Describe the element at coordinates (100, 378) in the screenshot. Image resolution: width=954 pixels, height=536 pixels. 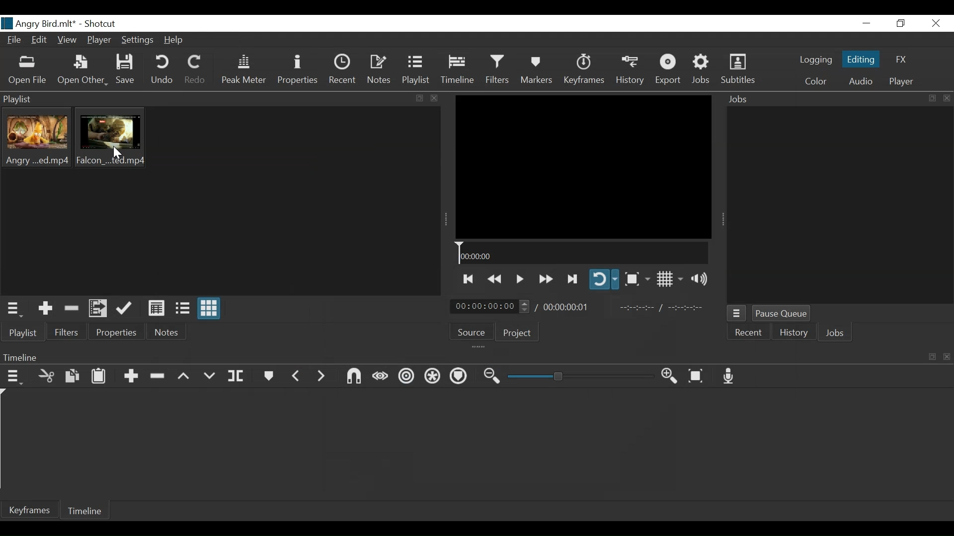
I see `Paste` at that location.